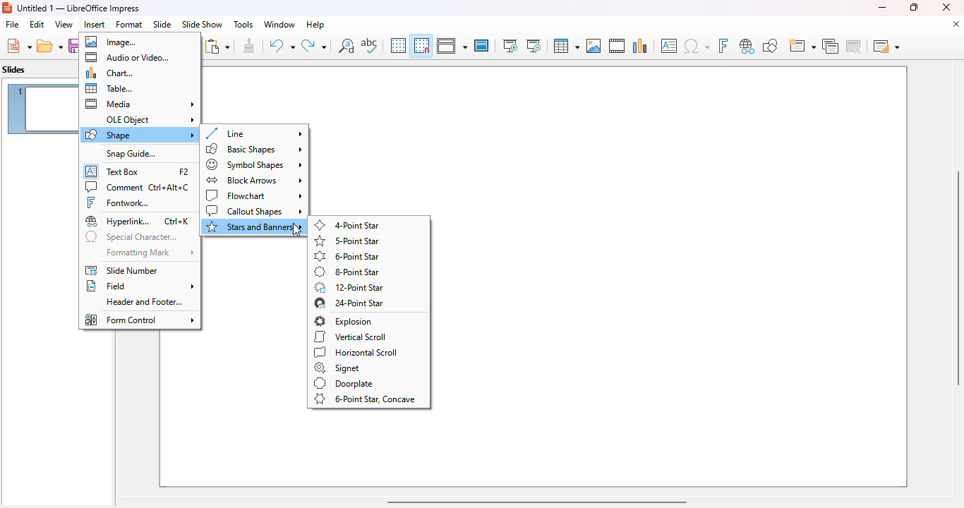 This screenshot has height=508, width=964. What do you see at coordinates (594, 46) in the screenshot?
I see `insert image` at bounding box center [594, 46].